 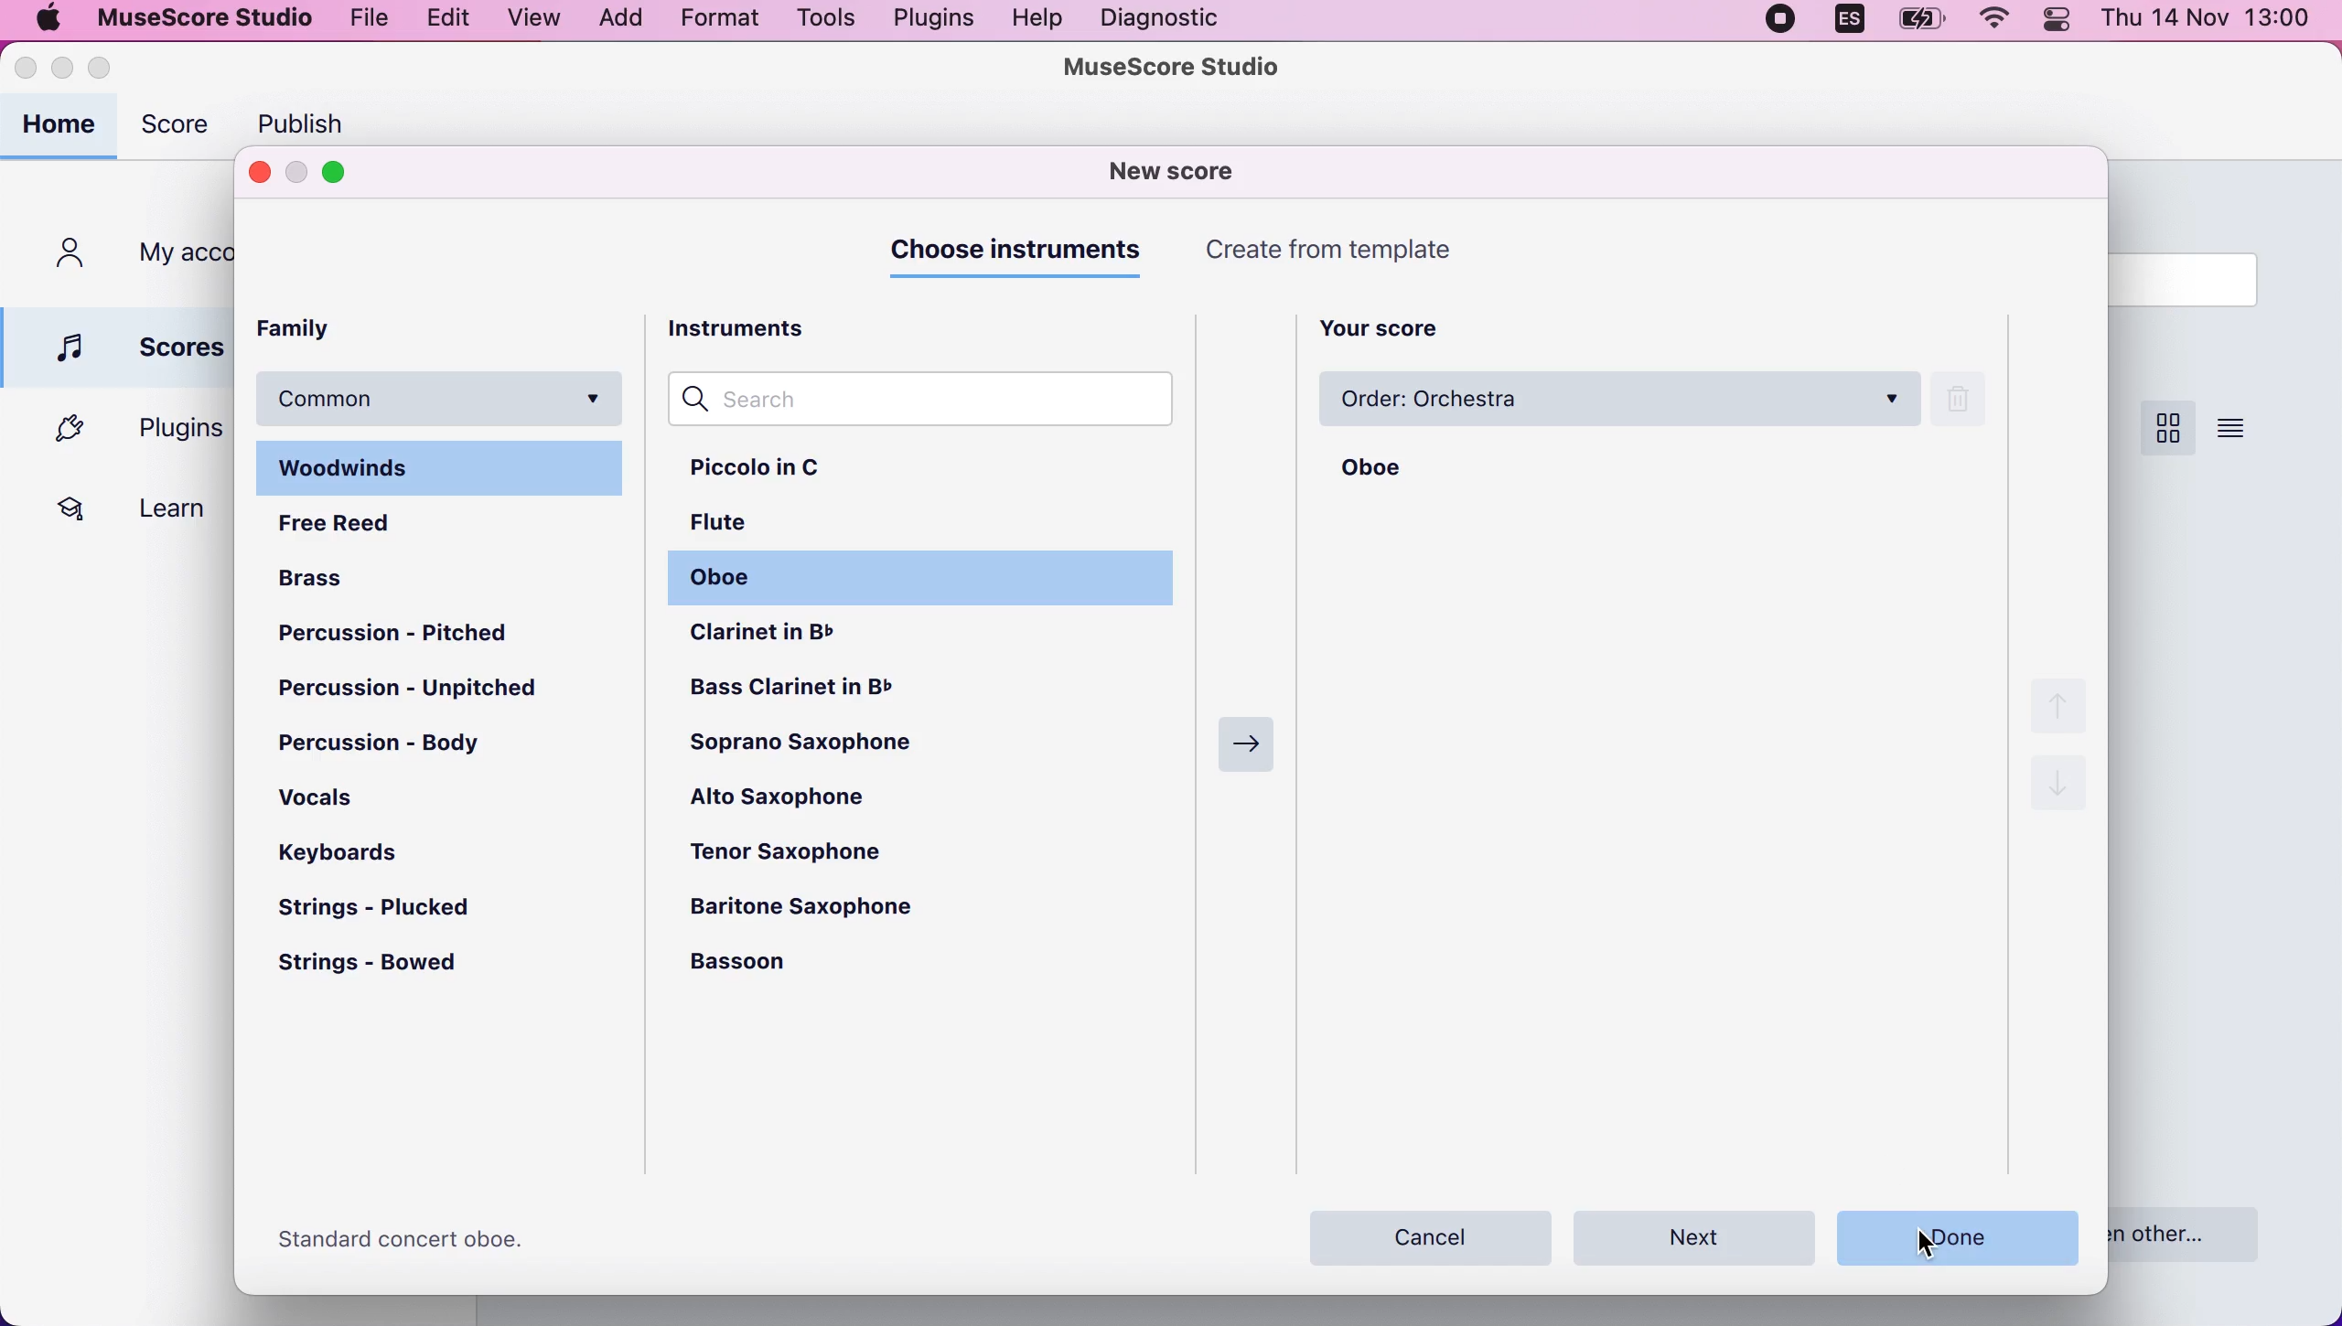 What do you see at coordinates (322, 796) in the screenshot?
I see `vocals` at bounding box center [322, 796].